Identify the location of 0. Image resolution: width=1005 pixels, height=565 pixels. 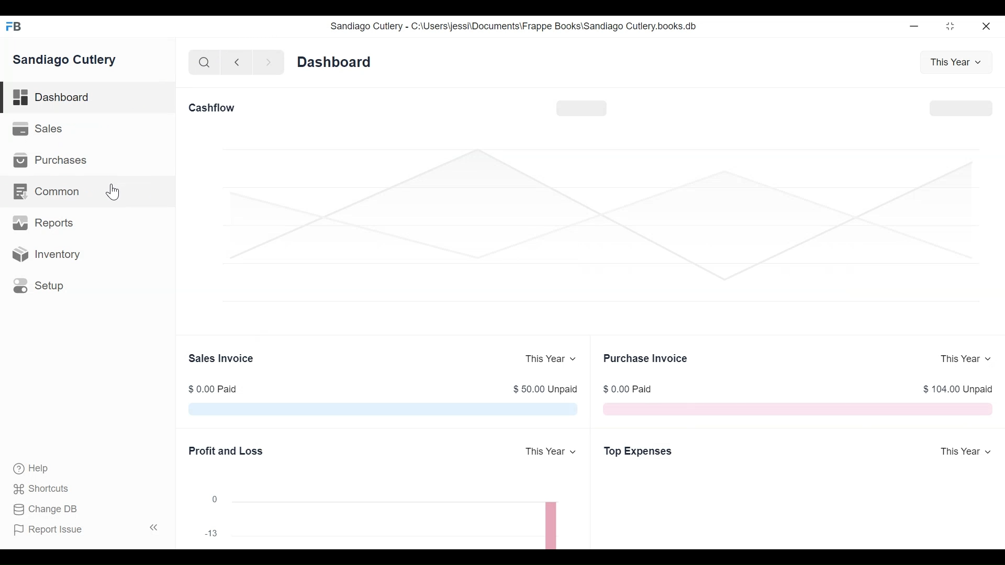
(215, 499).